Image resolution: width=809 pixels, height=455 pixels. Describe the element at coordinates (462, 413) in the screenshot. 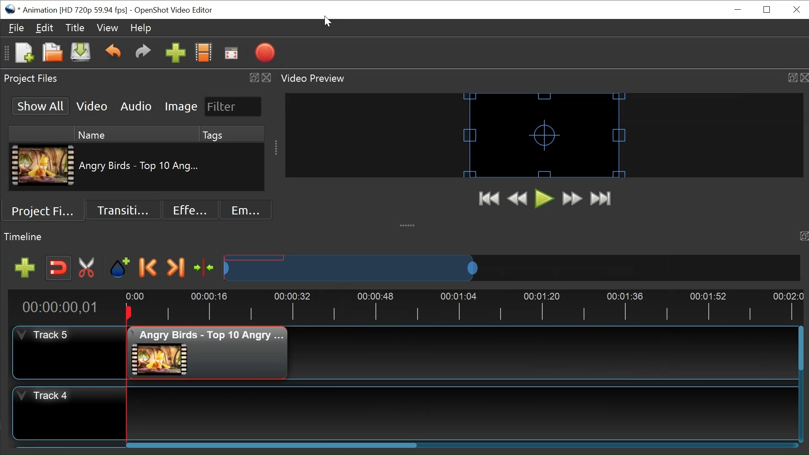

I see `Track Panel` at that location.